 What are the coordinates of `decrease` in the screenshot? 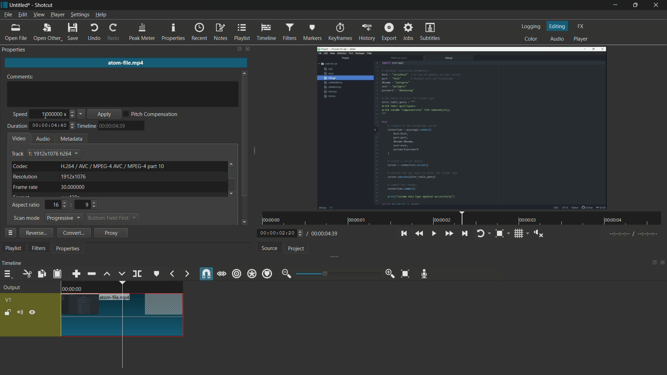 It's located at (73, 117).